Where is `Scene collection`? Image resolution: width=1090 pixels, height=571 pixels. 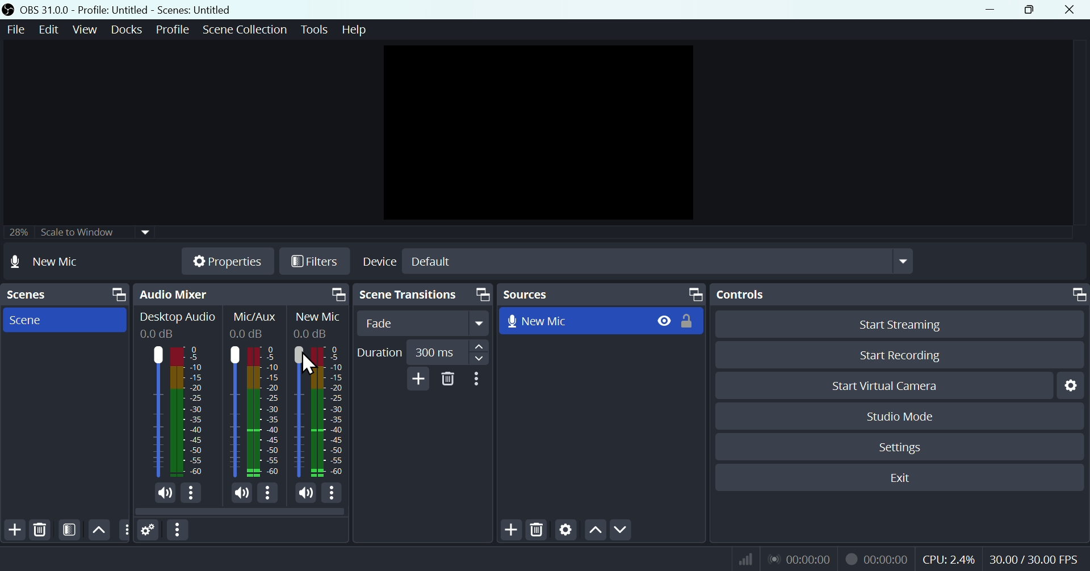 Scene collection is located at coordinates (247, 31).